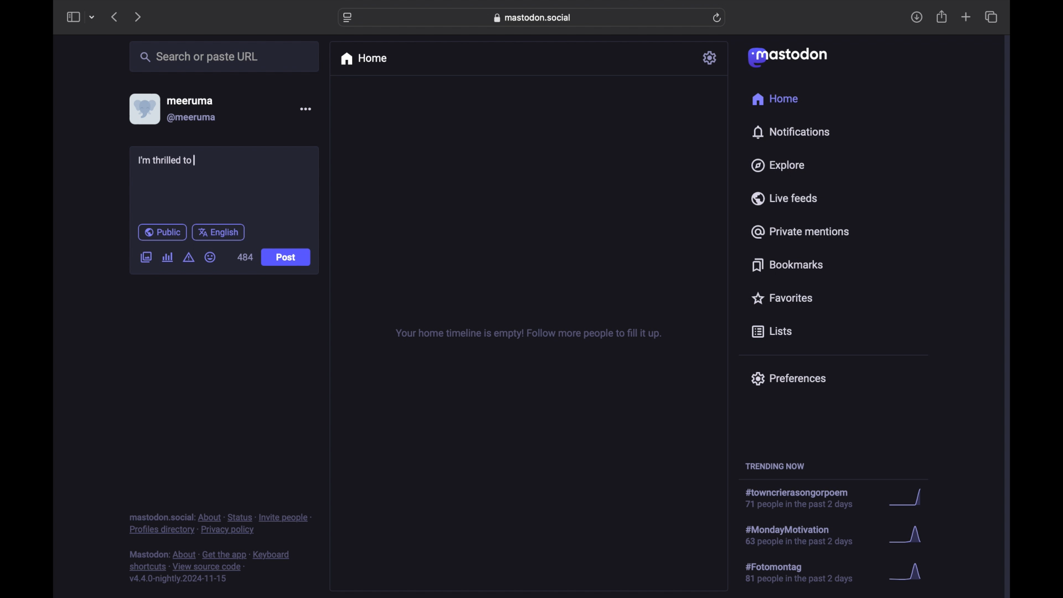 The height and width of the screenshot is (598, 1063). What do you see at coordinates (782, 298) in the screenshot?
I see `favorites` at bounding box center [782, 298].